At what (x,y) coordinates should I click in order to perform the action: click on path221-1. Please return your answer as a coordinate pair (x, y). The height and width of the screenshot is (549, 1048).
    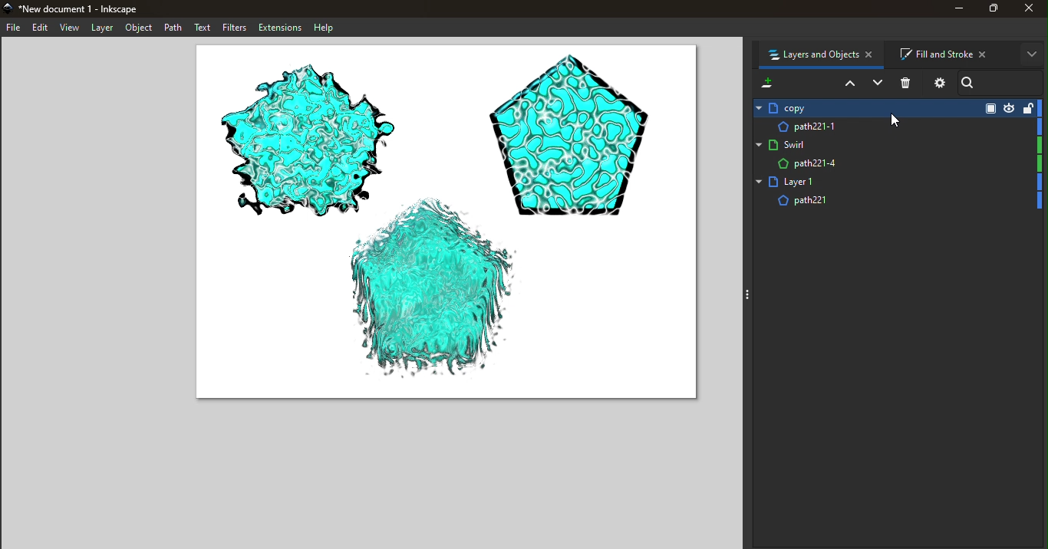
    Looking at the image, I should click on (894, 125).